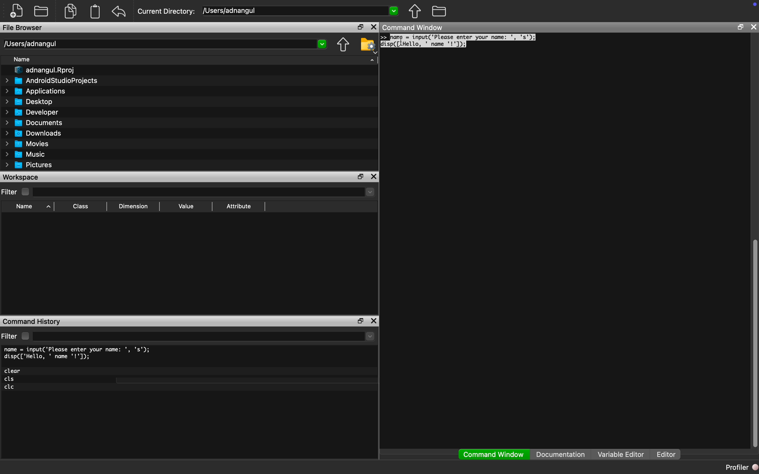 The height and width of the screenshot is (474, 759). I want to click on Downloads, so click(34, 133).